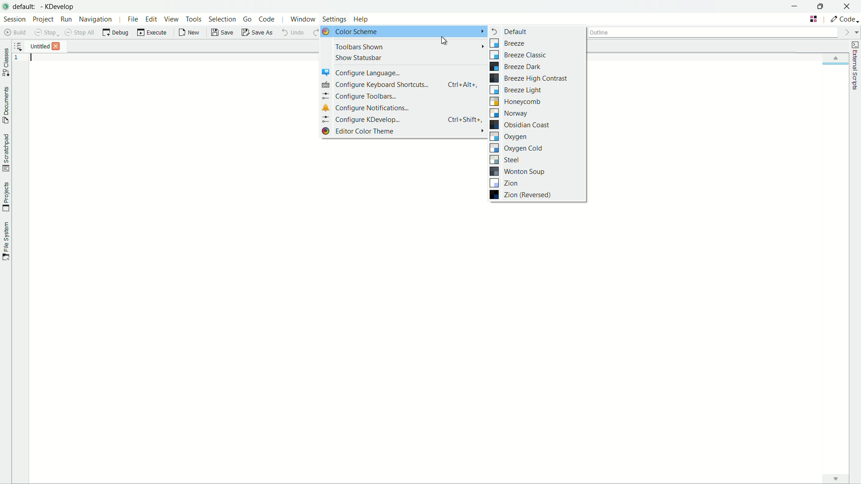 The image size is (861, 484). What do you see at coordinates (58, 7) in the screenshot?
I see `kdevelop` at bounding box center [58, 7].